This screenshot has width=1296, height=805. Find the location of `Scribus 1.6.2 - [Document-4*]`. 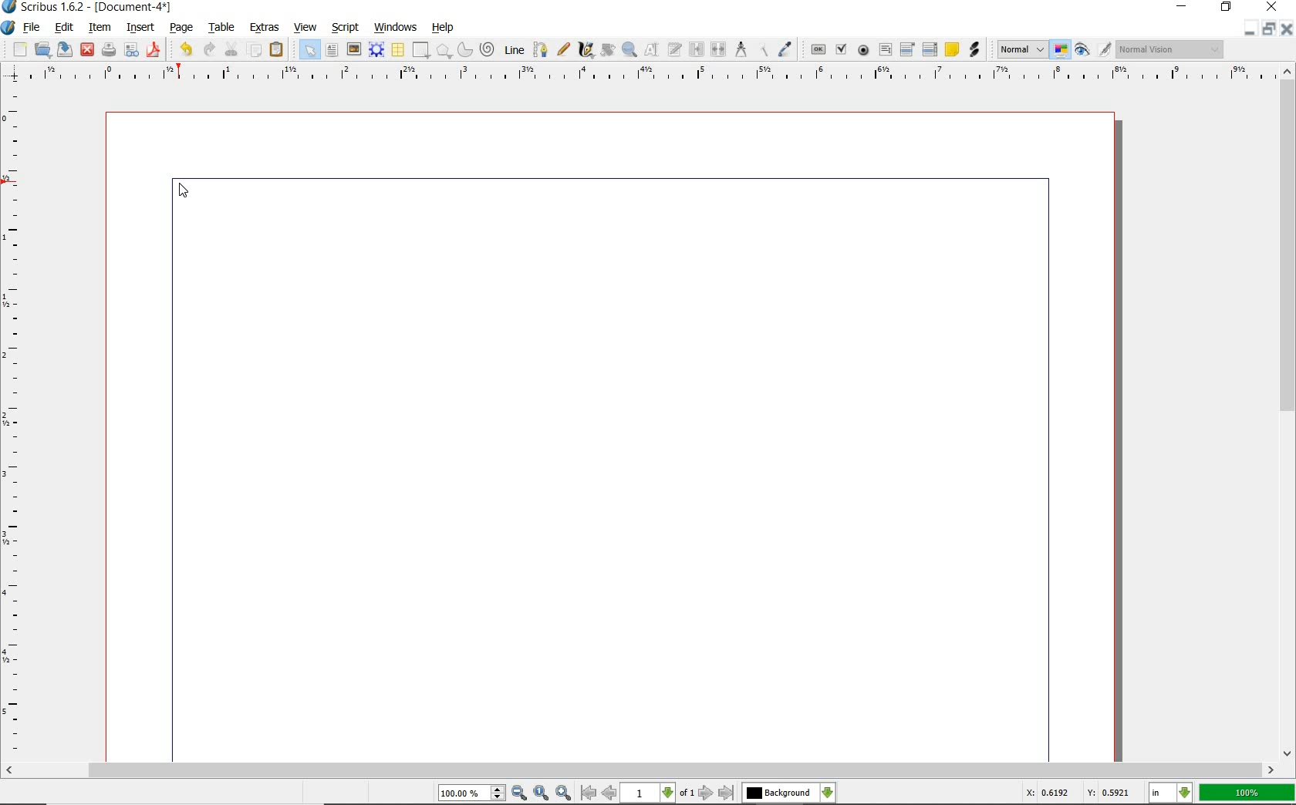

Scribus 1.6.2 - [Document-4*] is located at coordinates (89, 8).